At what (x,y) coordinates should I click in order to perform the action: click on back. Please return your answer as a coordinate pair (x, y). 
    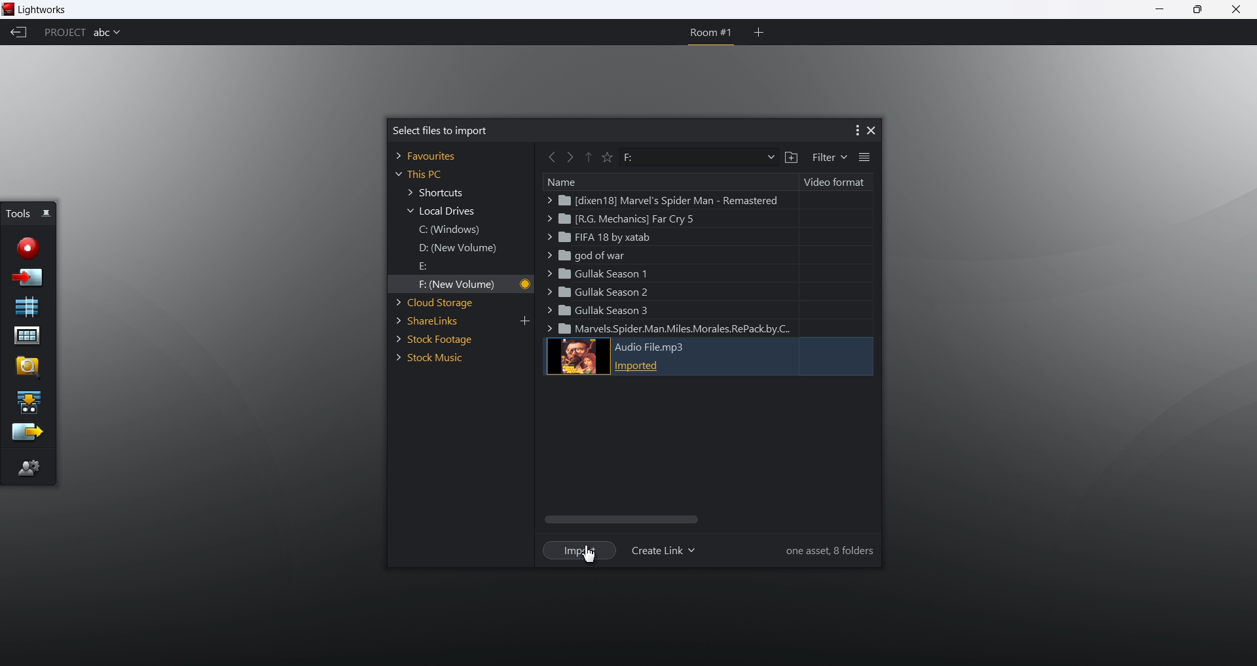
    Looking at the image, I should click on (549, 157).